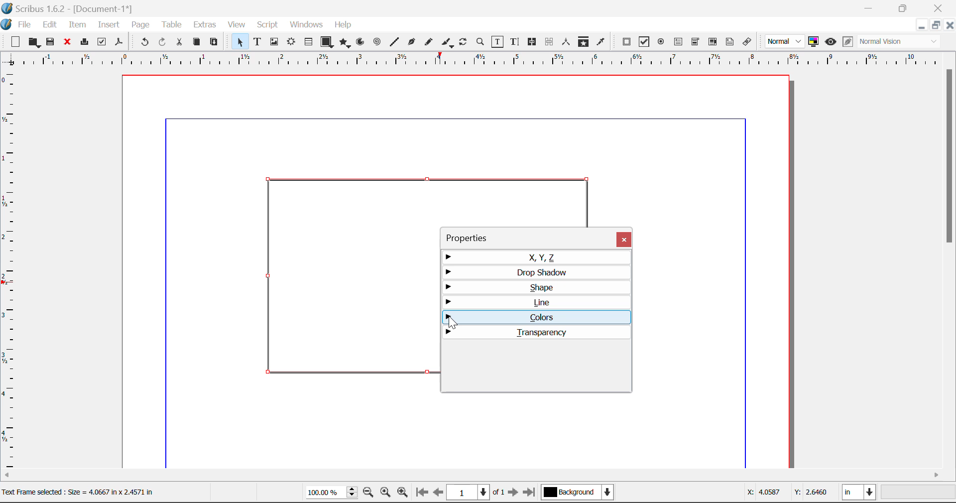  I want to click on Delink Frames, so click(550, 42).